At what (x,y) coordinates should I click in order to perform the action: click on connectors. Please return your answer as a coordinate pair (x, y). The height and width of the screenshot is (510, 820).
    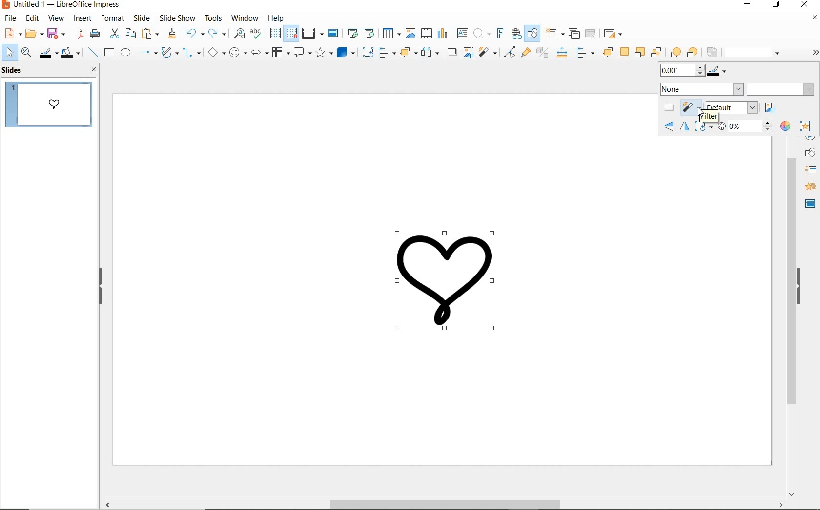
    Looking at the image, I should click on (190, 54).